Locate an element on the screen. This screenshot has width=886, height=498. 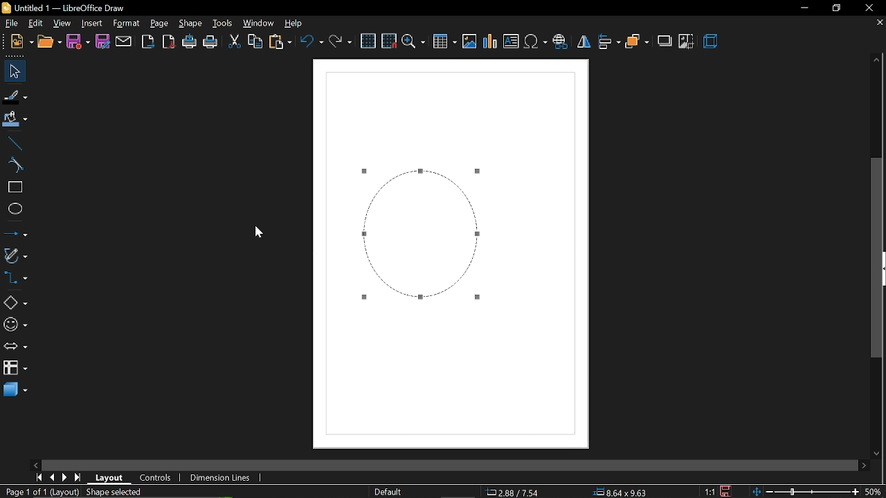
dimension lines is located at coordinates (220, 477).